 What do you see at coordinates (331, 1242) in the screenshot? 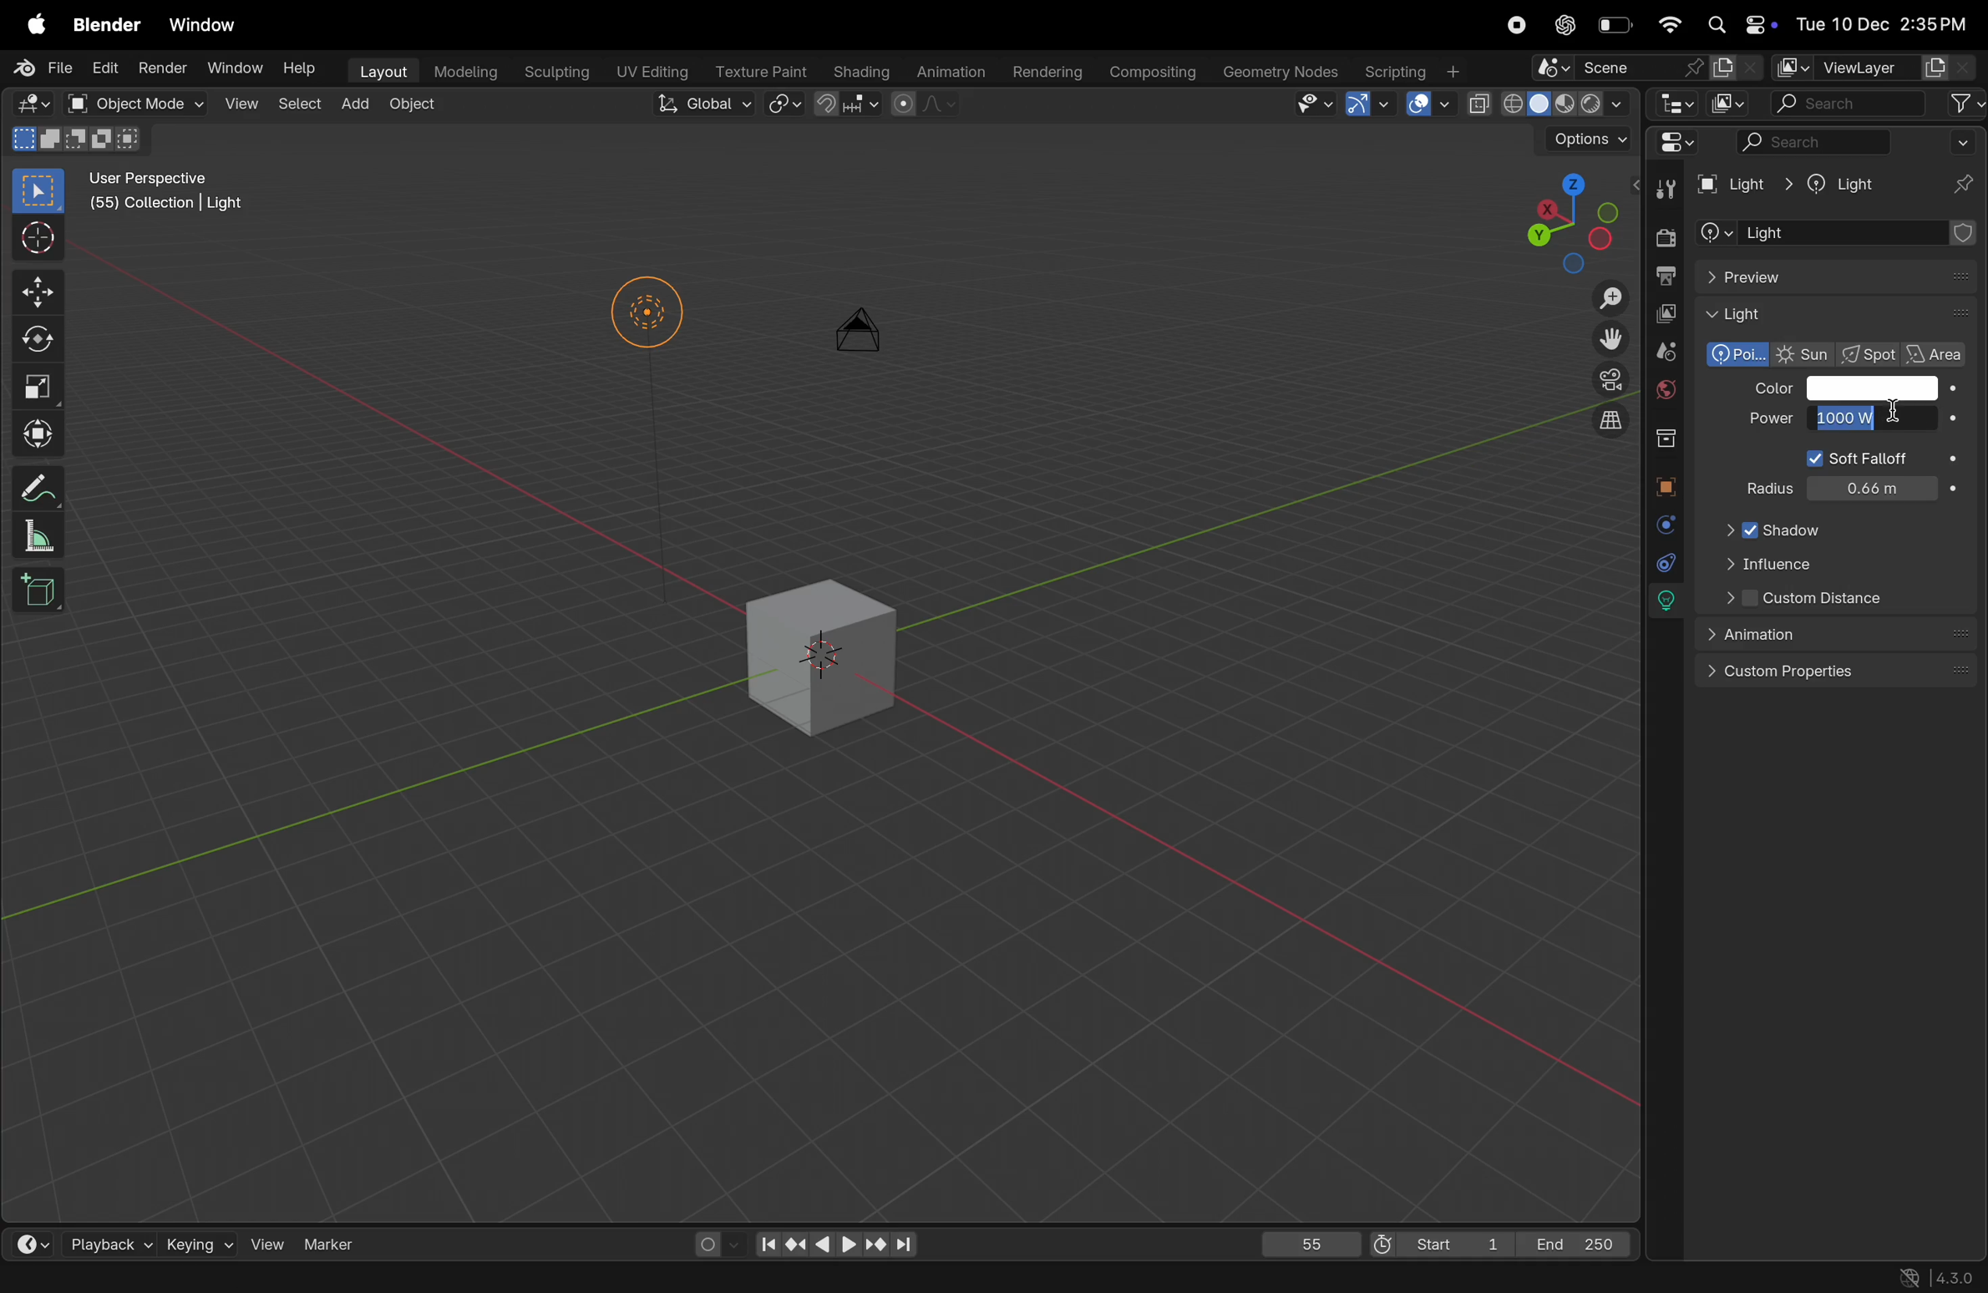
I see `marker` at bounding box center [331, 1242].